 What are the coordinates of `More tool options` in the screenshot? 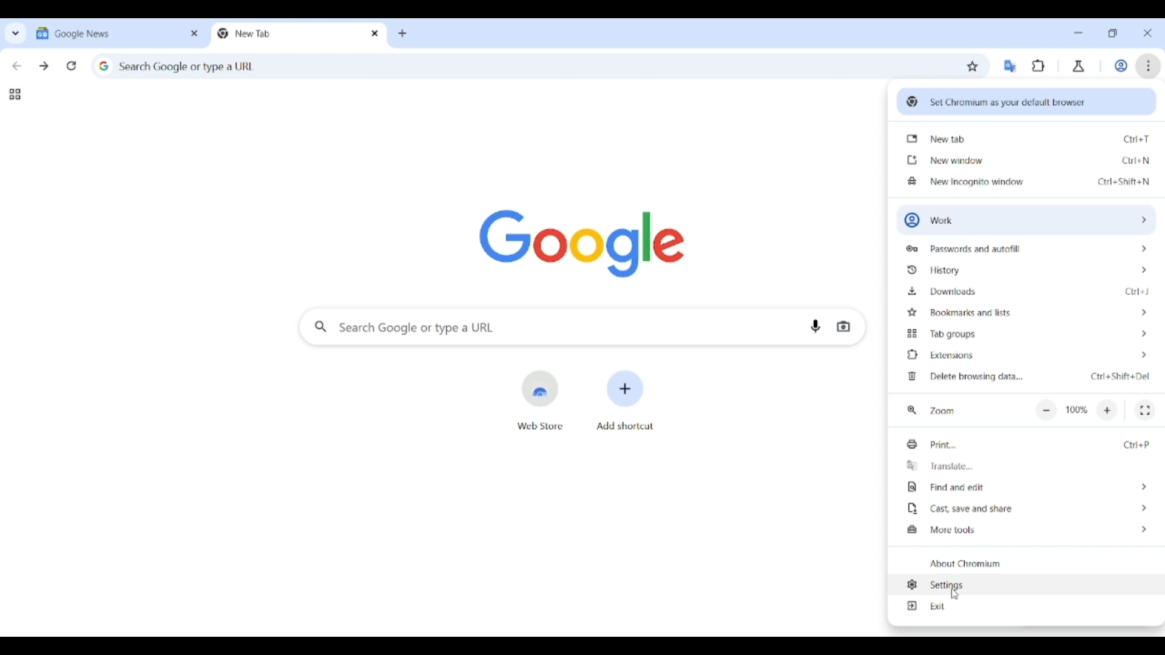 It's located at (1027, 529).